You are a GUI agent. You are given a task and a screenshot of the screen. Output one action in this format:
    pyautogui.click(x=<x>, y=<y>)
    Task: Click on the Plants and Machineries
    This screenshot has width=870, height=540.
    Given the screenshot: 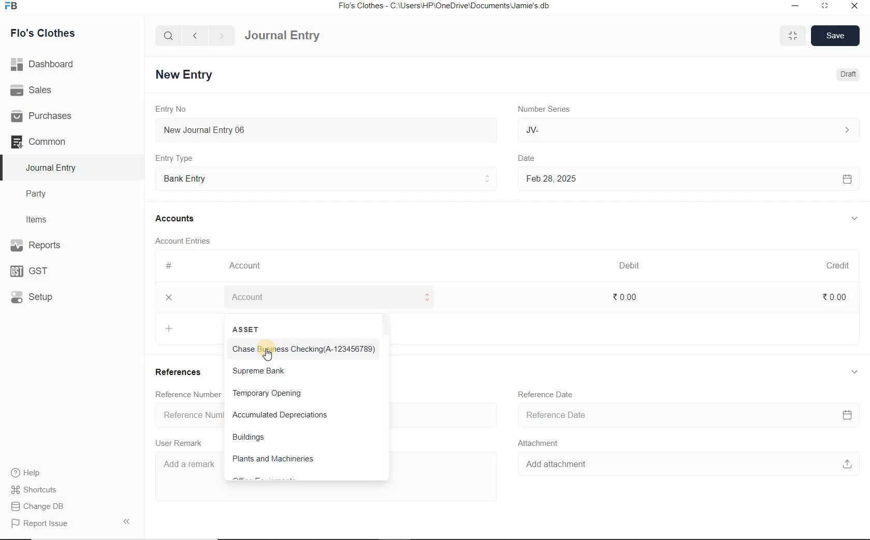 What is the action you would take?
    pyautogui.click(x=273, y=460)
    